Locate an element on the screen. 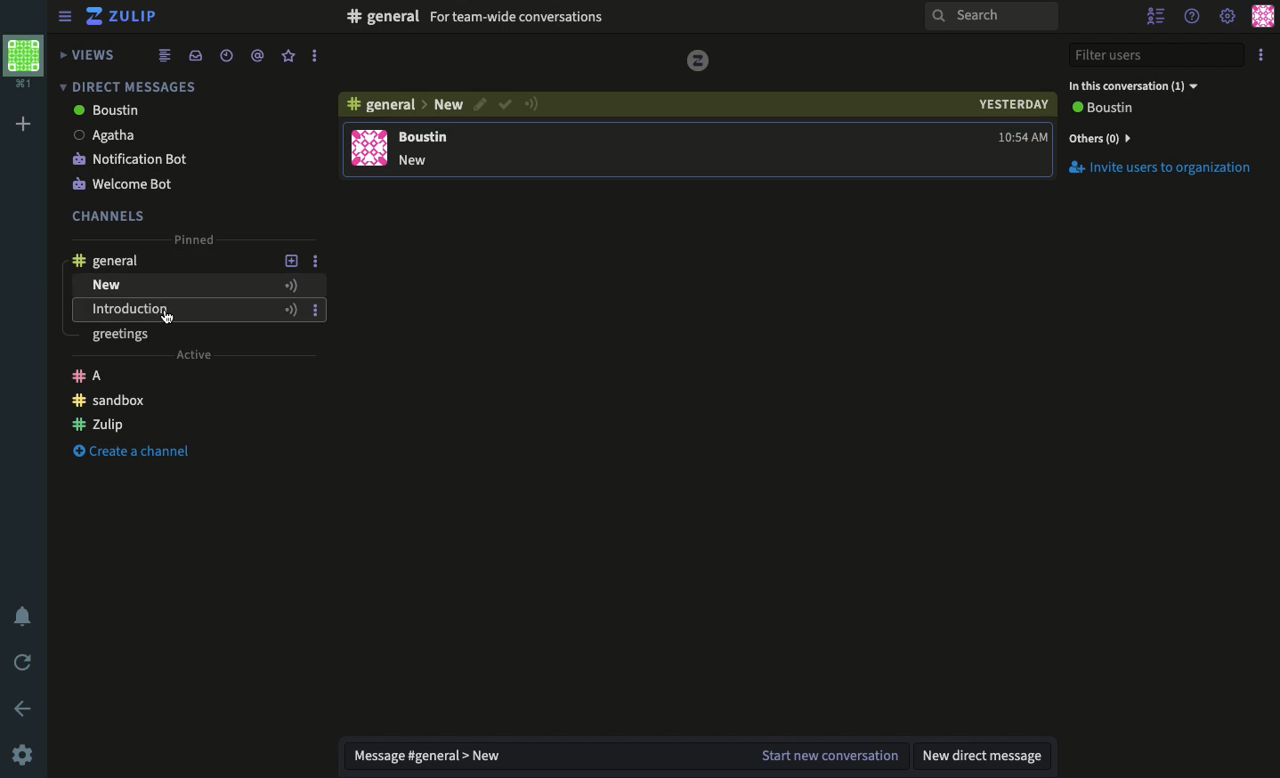  Refresh is located at coordinates (24, 660).